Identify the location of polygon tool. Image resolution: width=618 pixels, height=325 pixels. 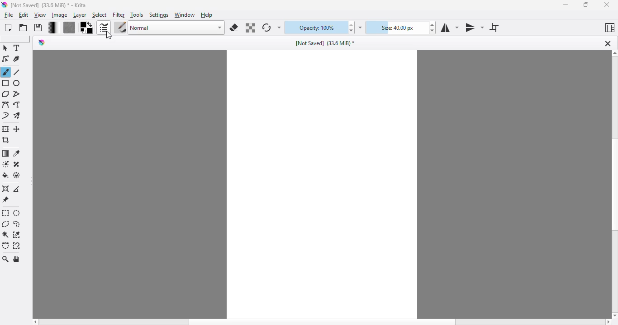
(5, 93).